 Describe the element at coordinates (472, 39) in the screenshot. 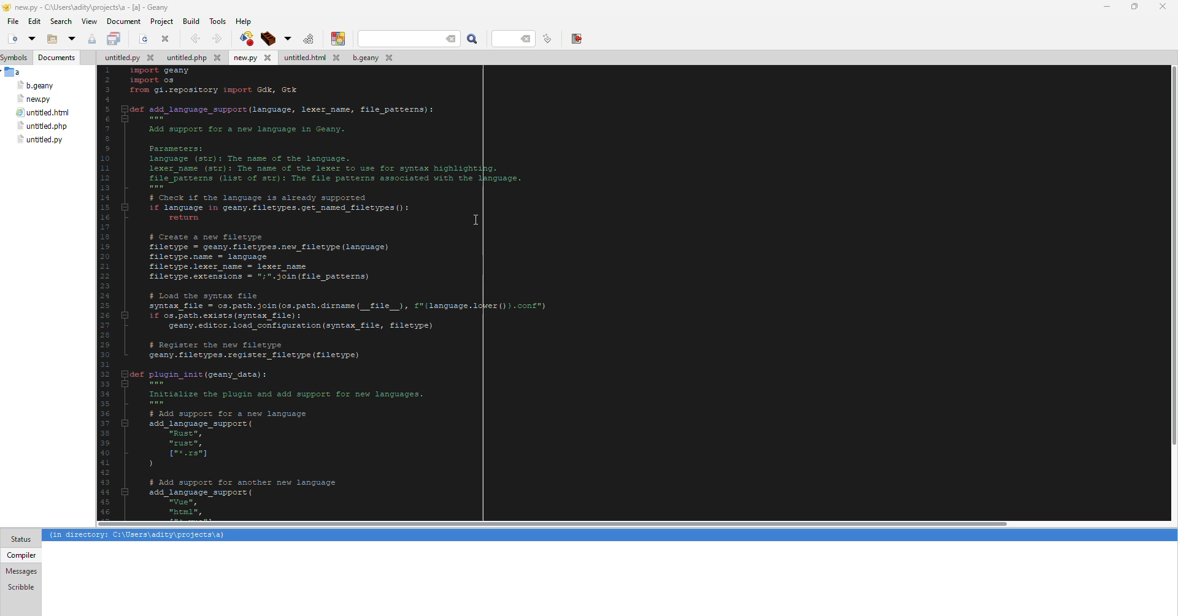

I see `search` at that location.